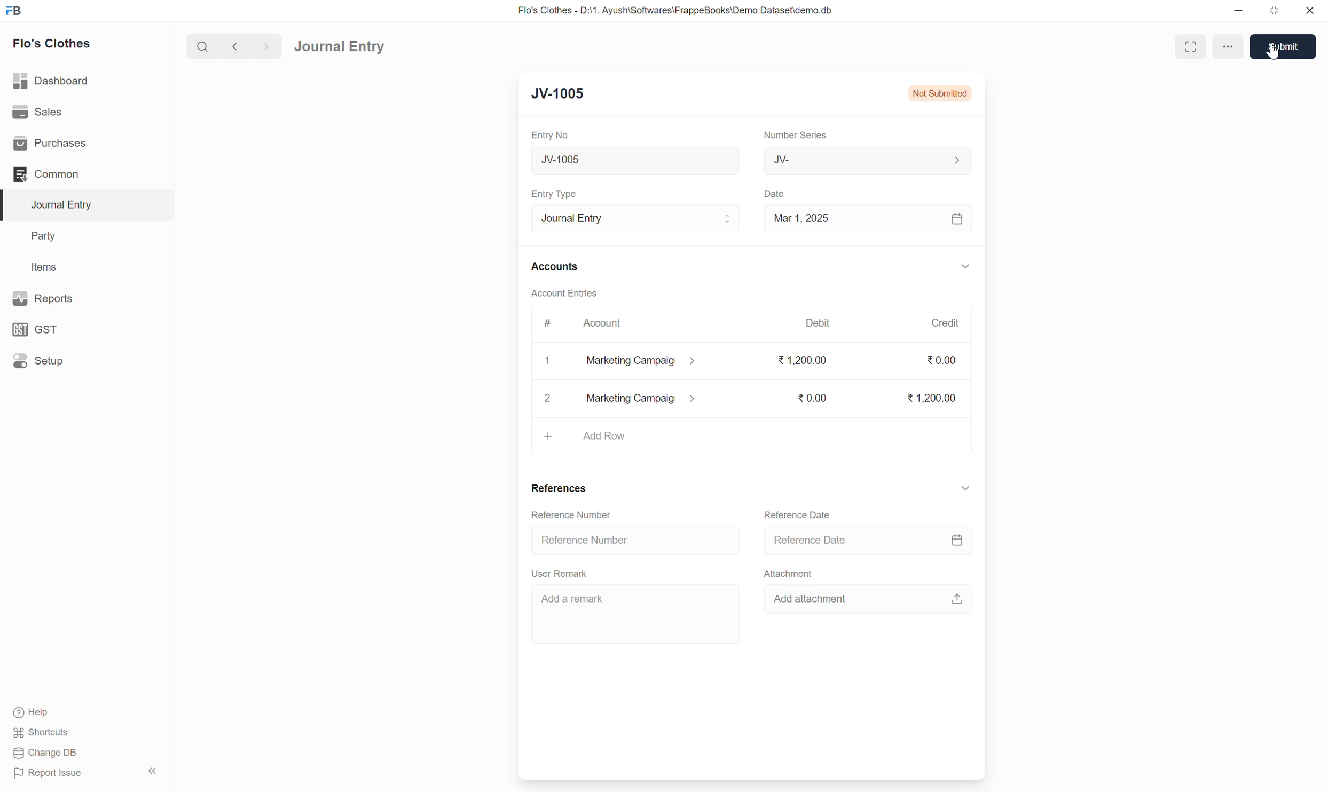 The width and height of the screenshot is (1328, 792). I want to click on Reports, so click(46, 298).